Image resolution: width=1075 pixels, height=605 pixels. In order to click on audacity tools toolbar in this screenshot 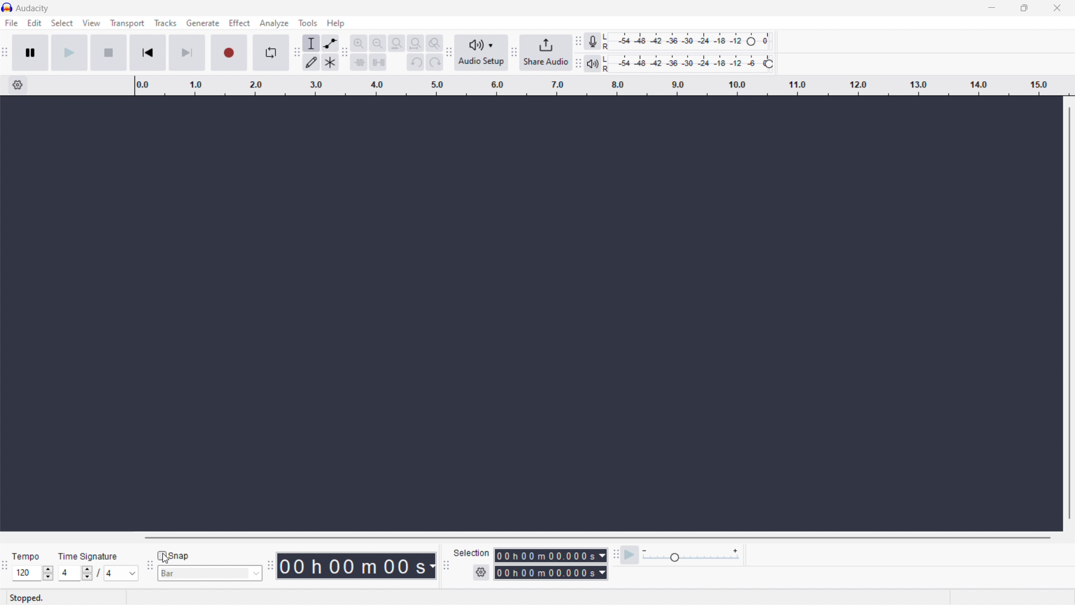, I will do `click(295, 53)`.